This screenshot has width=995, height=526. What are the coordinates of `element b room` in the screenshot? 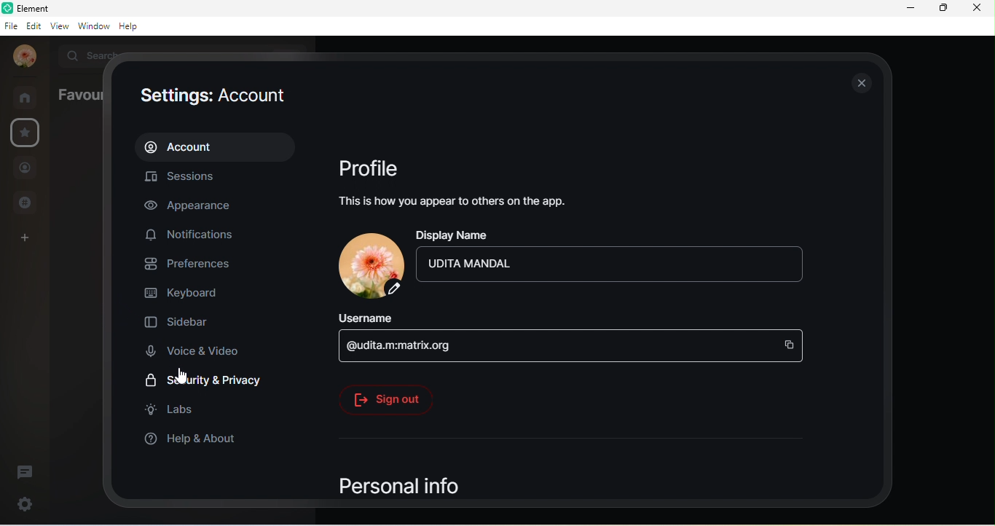 It's located at (52, 7).